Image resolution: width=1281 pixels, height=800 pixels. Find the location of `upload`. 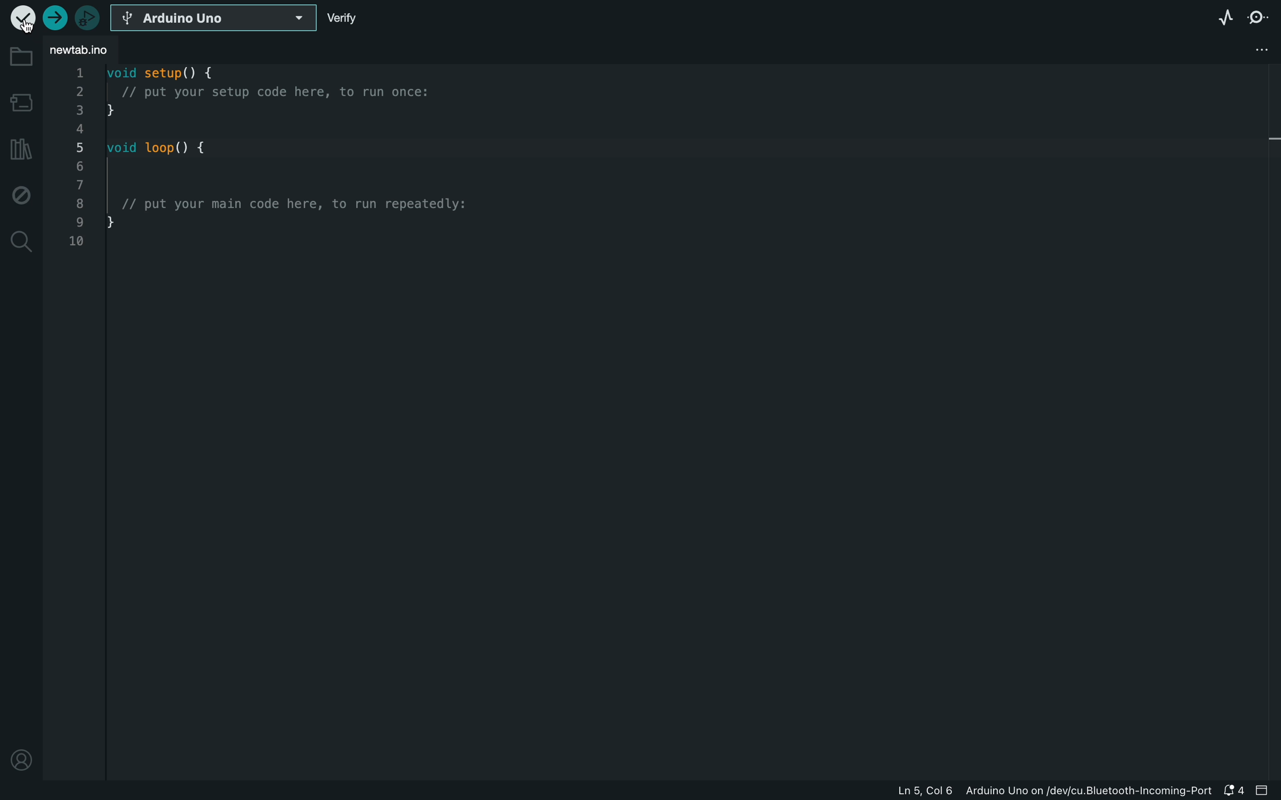

upload is located at coordinates (54, 17).